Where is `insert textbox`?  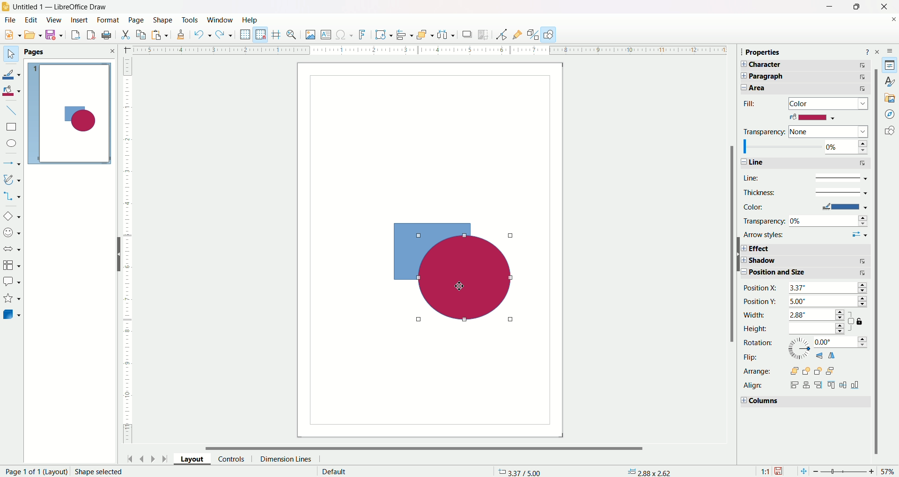
insert textbox is located at coordinates (325, 35).